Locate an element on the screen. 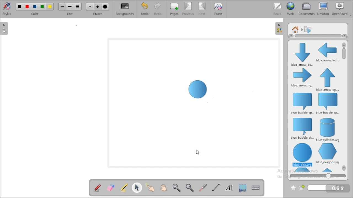 This screenshot has width=353, height=198. pages is located at coordinates (174, 9).